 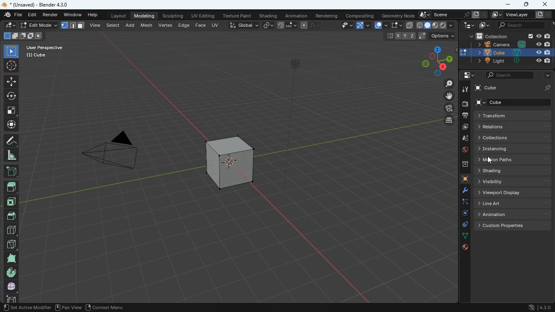 What do you see at coordinates (229, 160) in the screenshot?
I see `cube` at bounding box center [229, 160].